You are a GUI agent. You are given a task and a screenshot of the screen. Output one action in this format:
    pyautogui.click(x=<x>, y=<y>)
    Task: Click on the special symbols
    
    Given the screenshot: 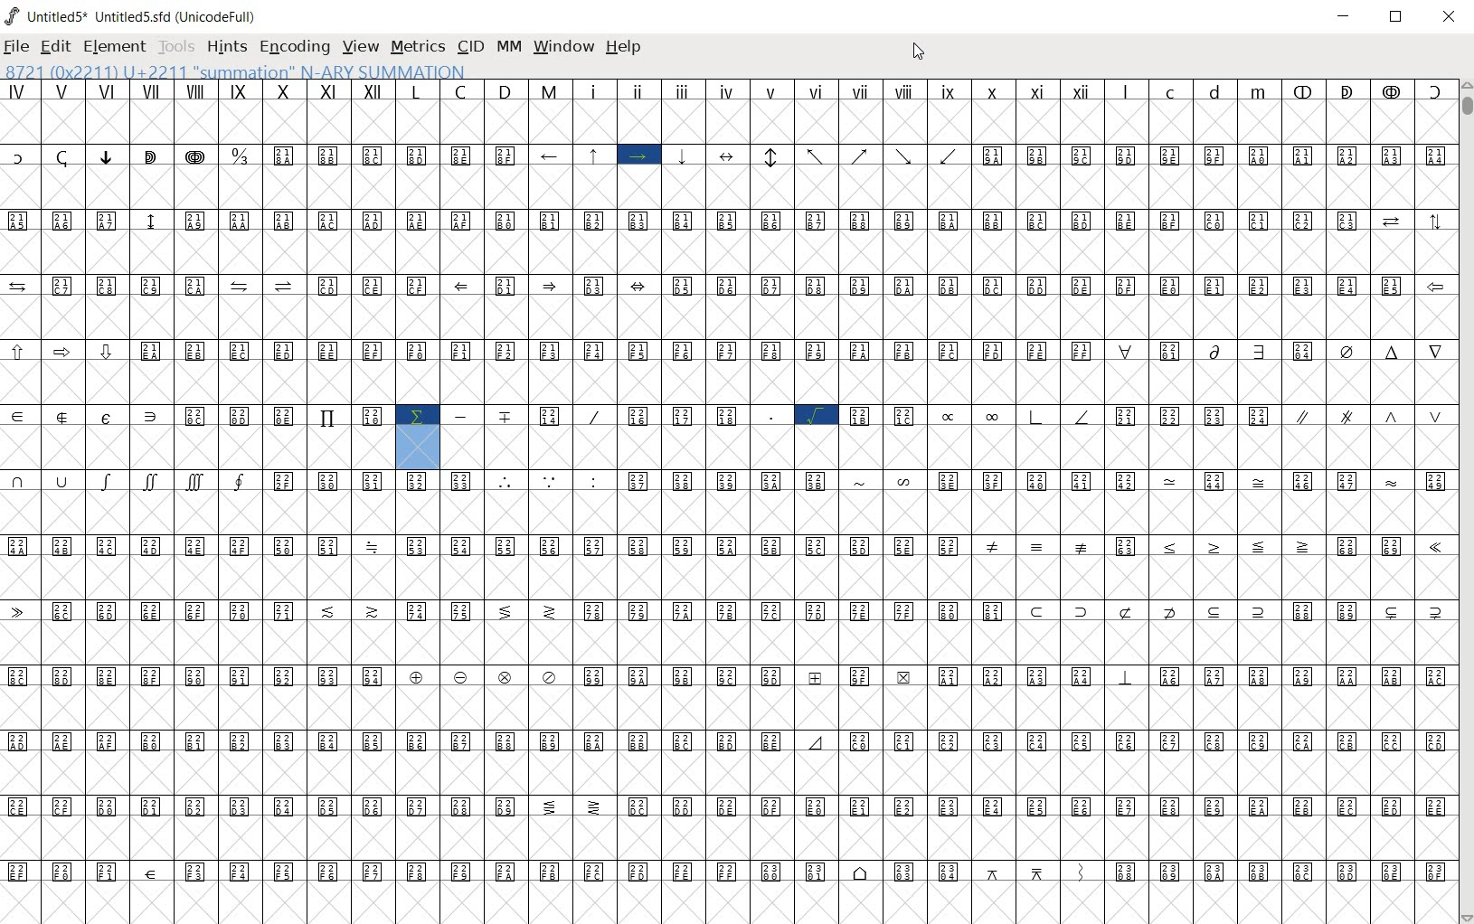 What is the action you would take?
    pyautogui.click(x=731, y=871)
    